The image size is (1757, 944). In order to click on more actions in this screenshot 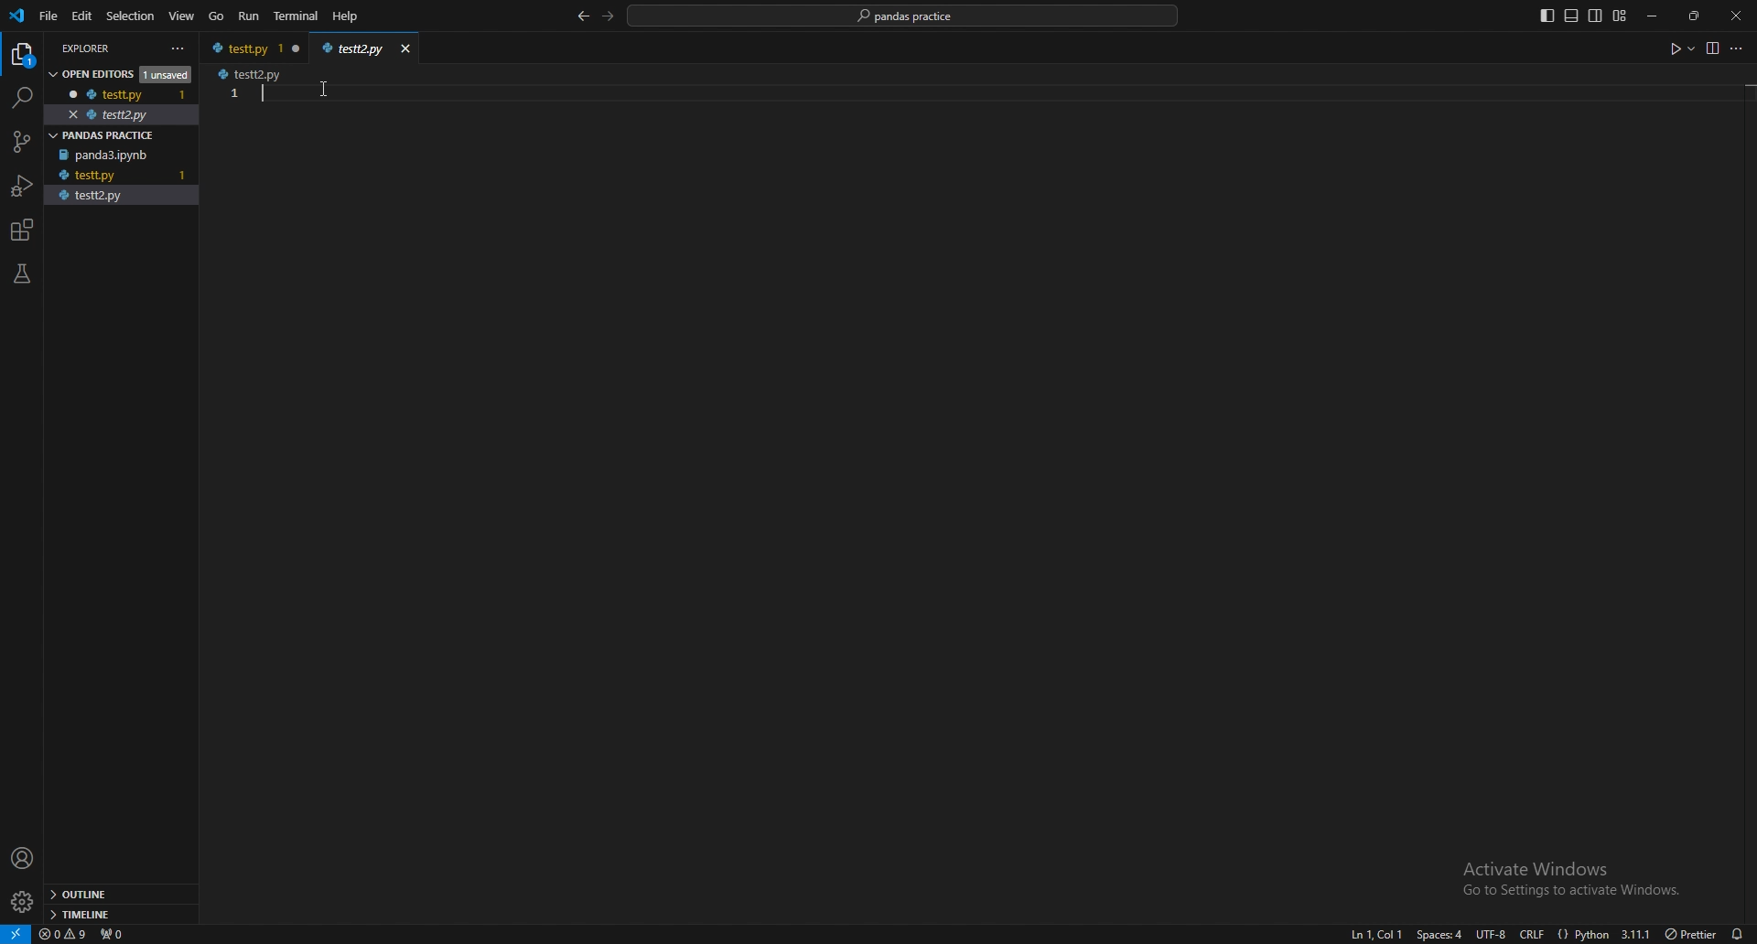, I will do `click(178, 48)`.